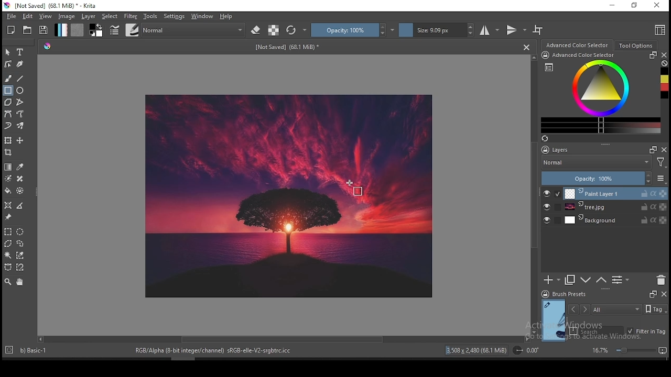  What do you see at coordinates (132, 30) in the screenshot?
I see `brushes` at bounding box center [132, 30].